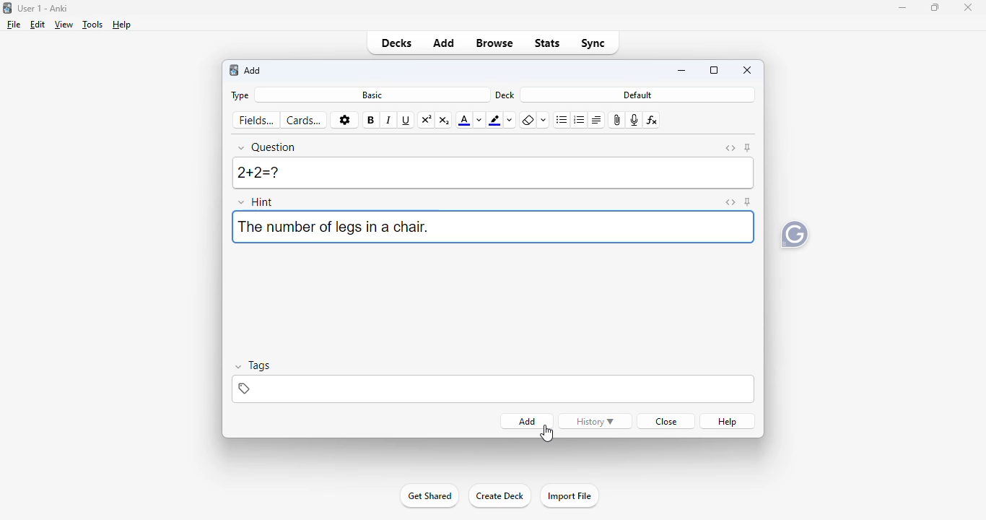 The image size is (986, 520). Describe the element at coordinates (510, 121) in the screenshot. I see `change color` at that location.